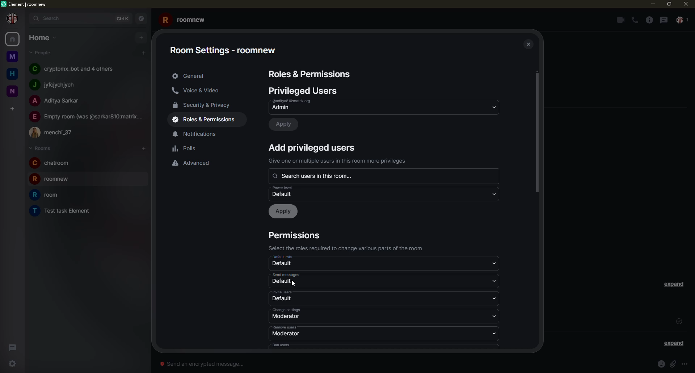 This screenshot has height=373, width=695. Describe the element at coordinates (286, 192) in the screenshot. I see `default` at that location.